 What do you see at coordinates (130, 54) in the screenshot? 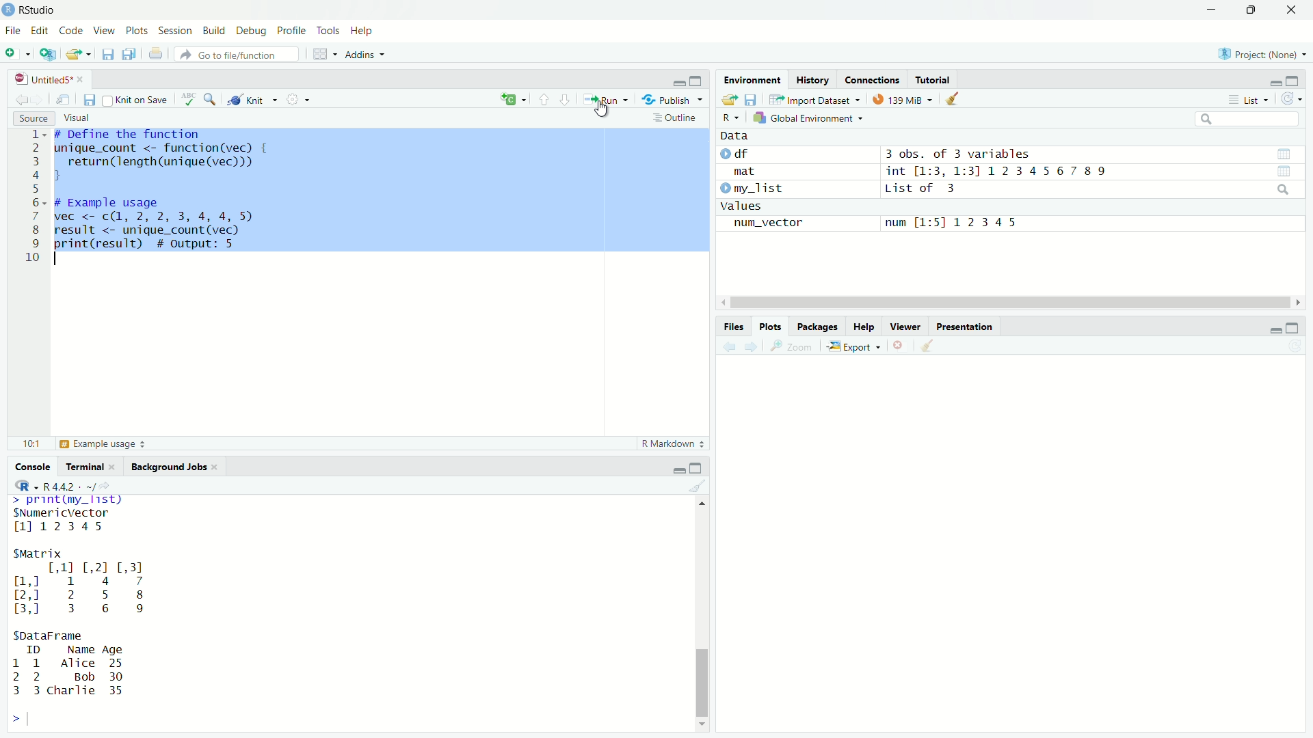
I see `save all` at bounding box center [130, 54].